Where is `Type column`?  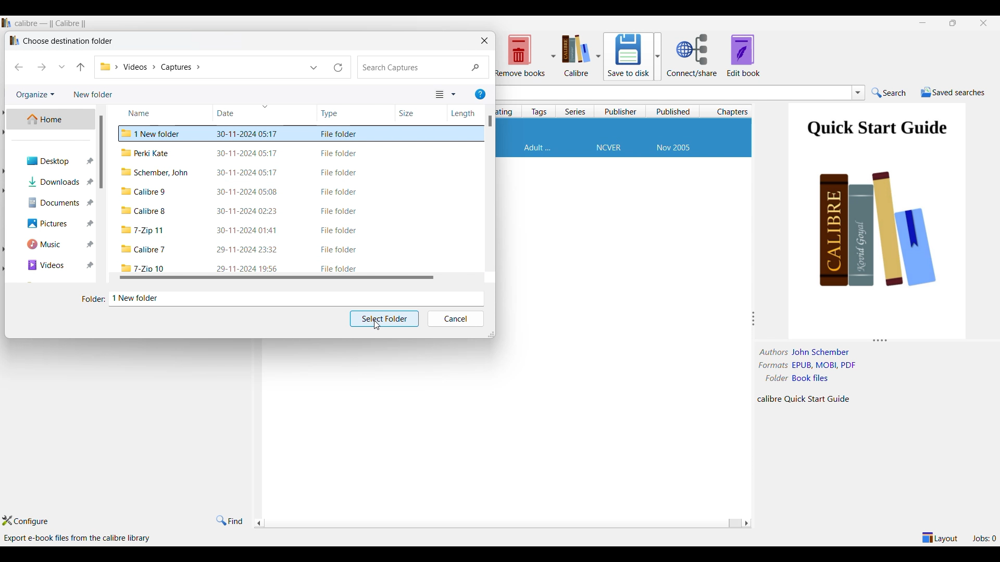
Type column is located at coordinates (341, 113).